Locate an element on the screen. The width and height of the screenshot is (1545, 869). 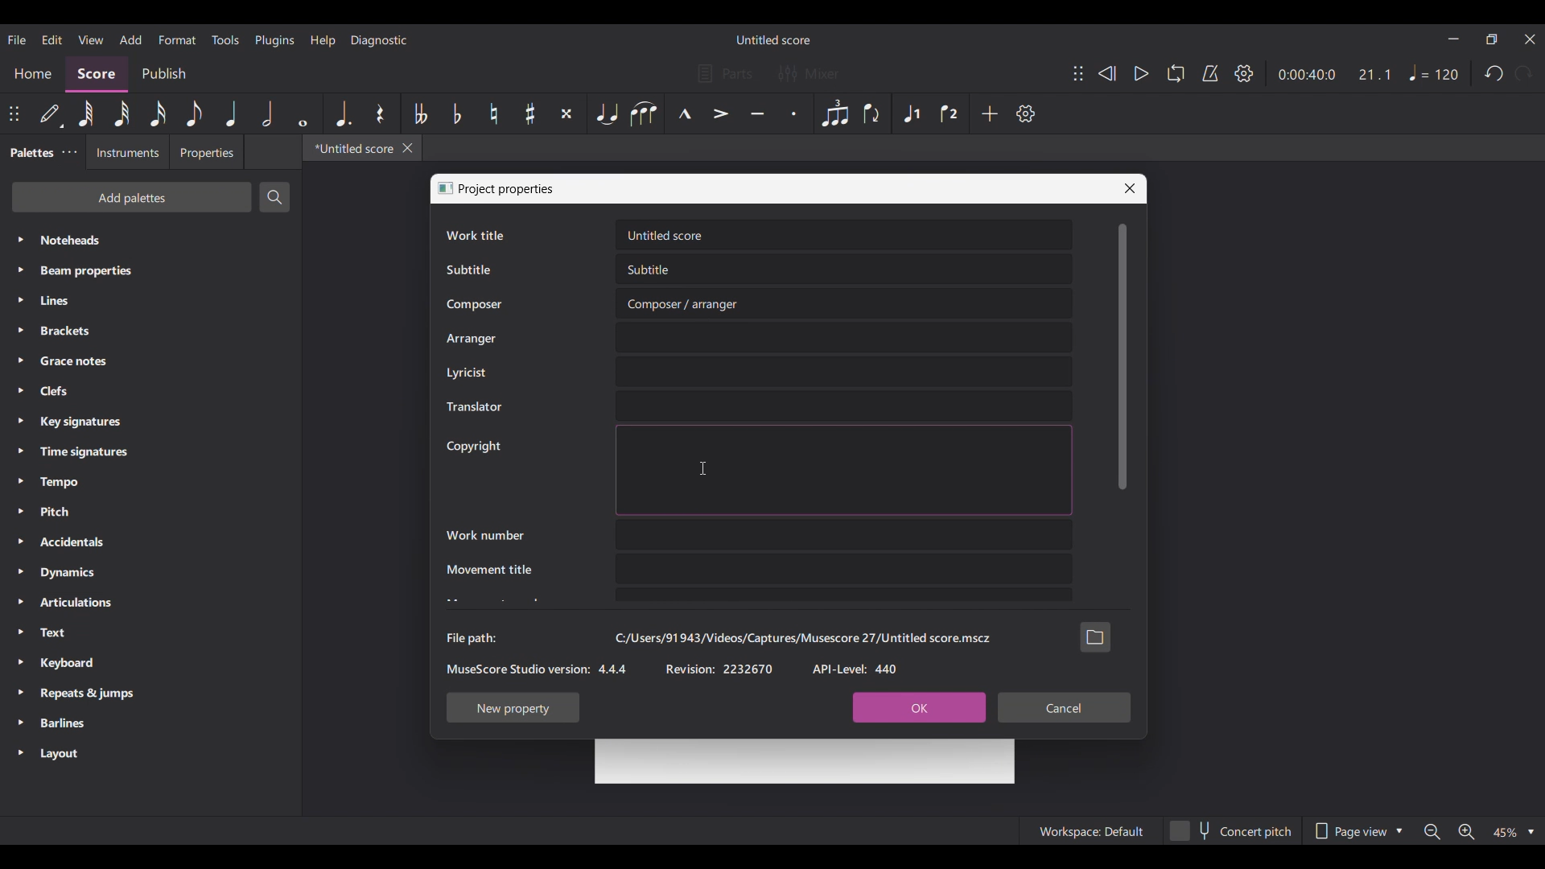
Instruments is located at coordinates (127, 151).